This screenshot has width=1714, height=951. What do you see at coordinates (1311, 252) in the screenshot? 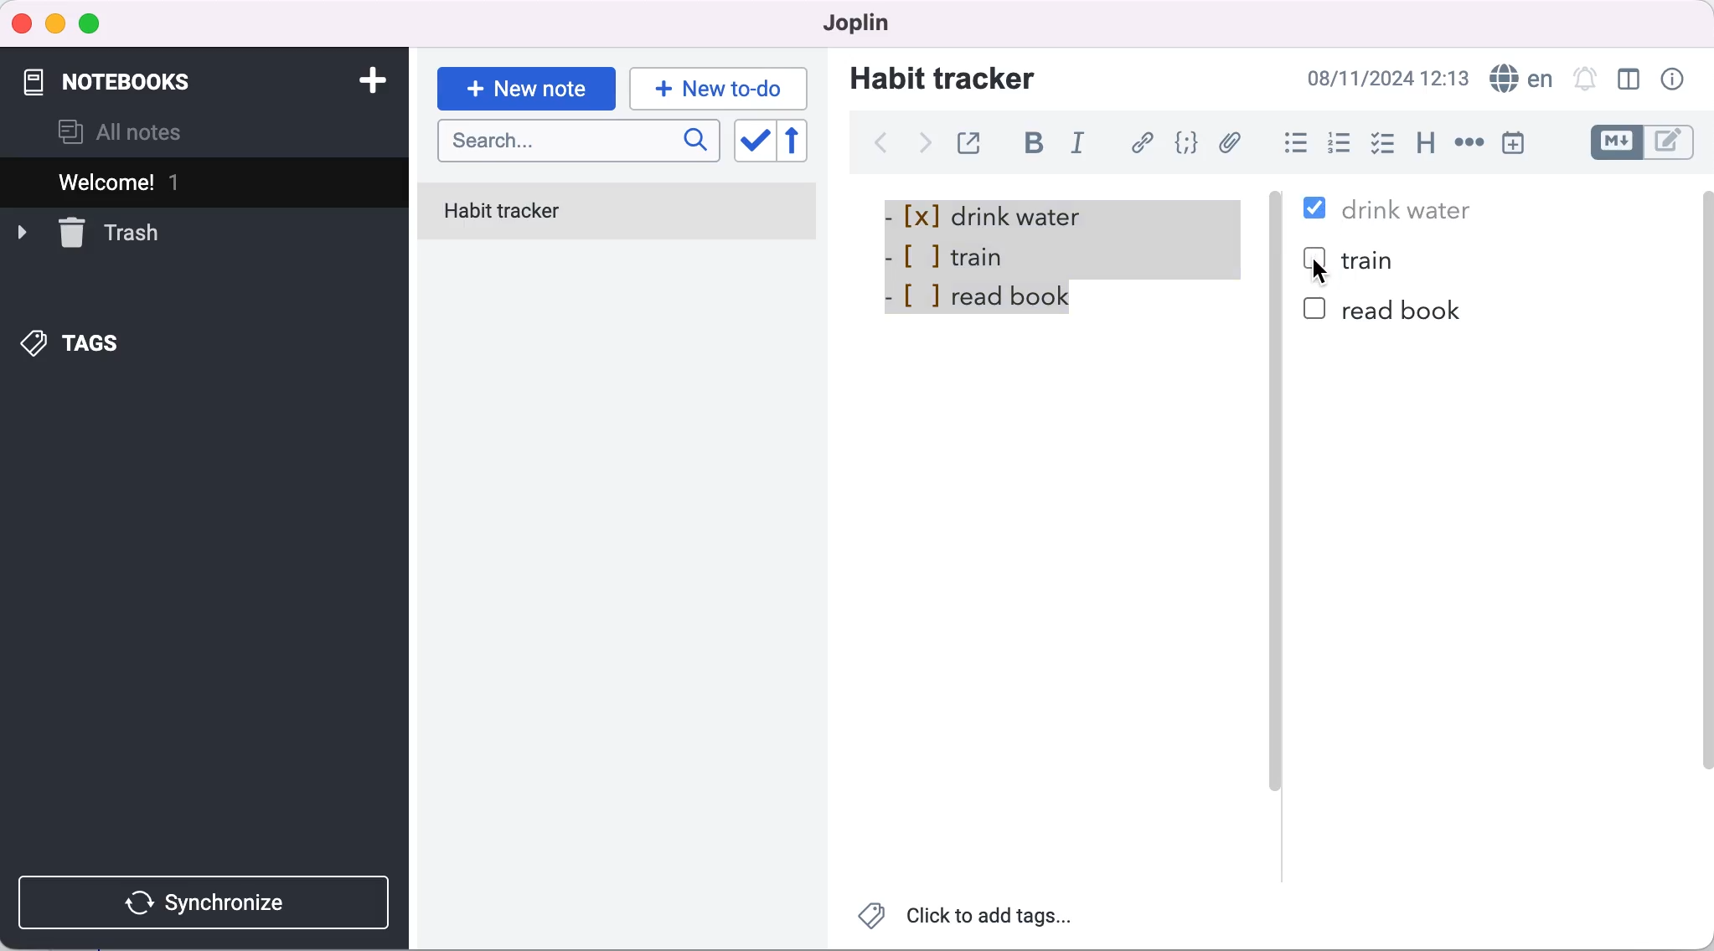
I see `check box 2` at bounding box center [1311, 252].